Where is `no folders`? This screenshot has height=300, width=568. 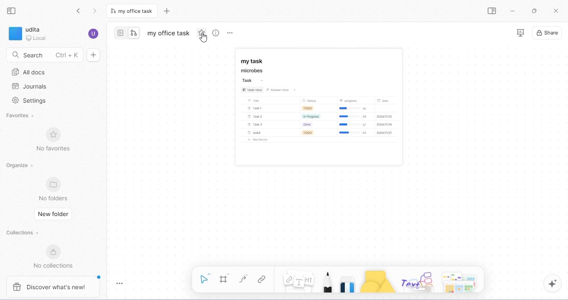 no folders is located at coordinates (55, 189).